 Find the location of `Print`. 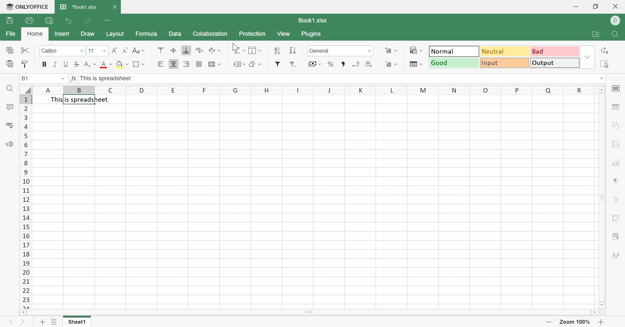

Print is located at coordinates (29, 20).